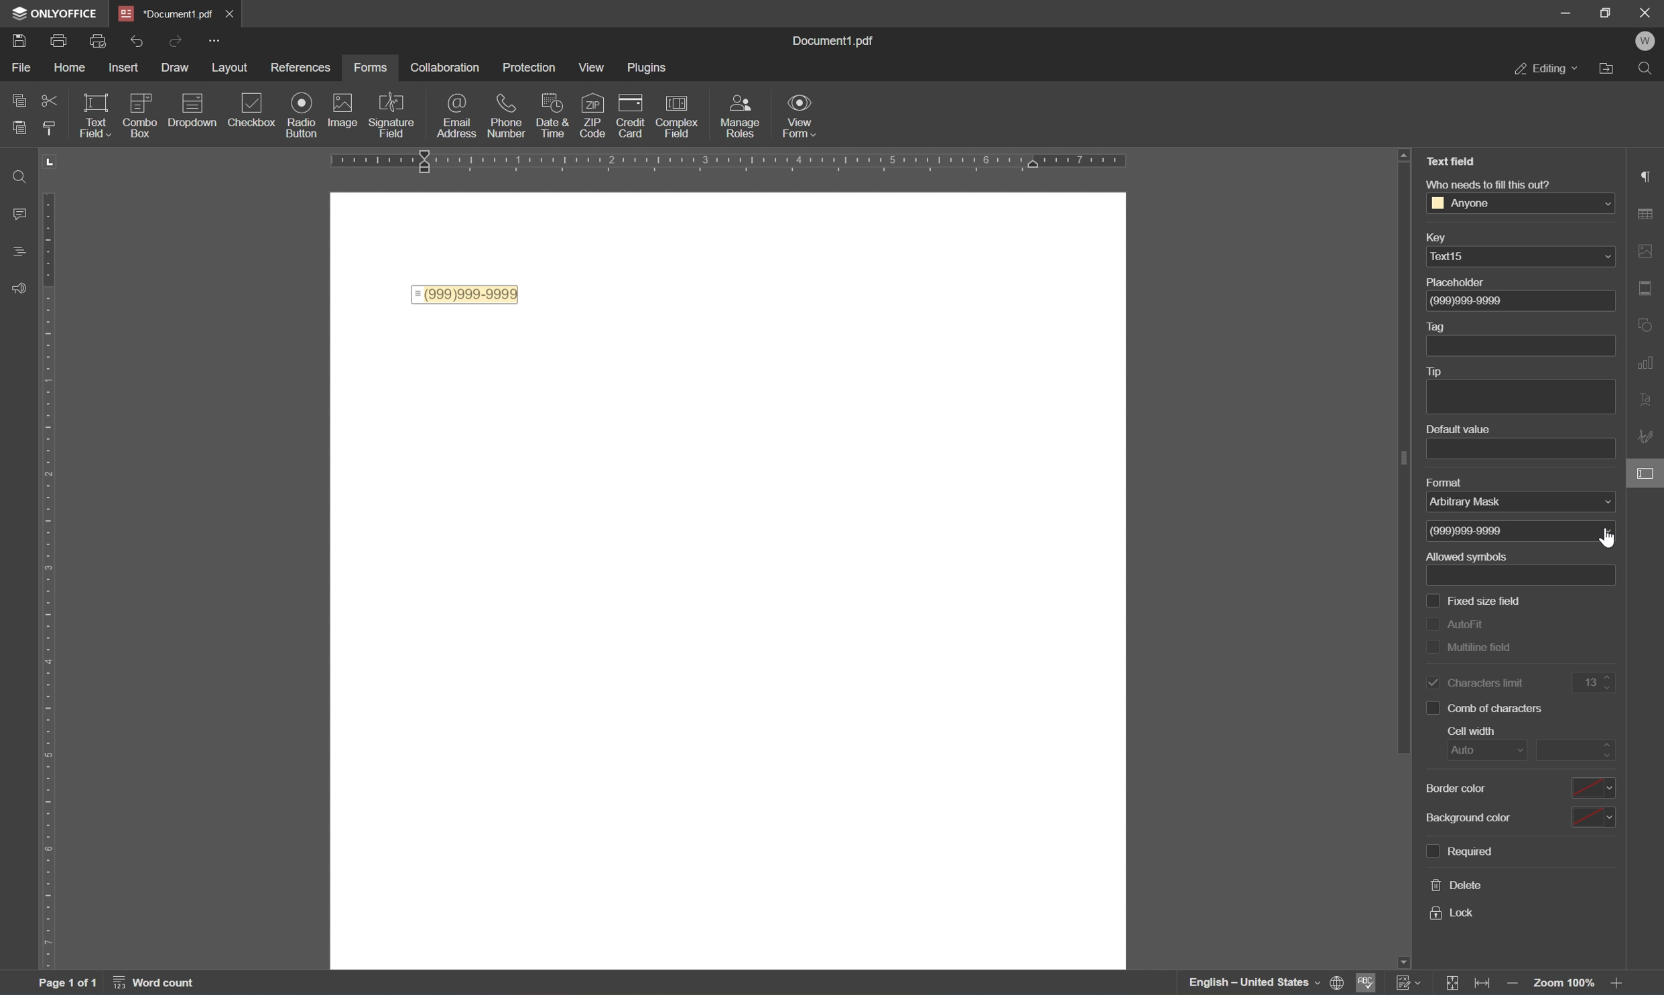 This screenshot has height=995, width=1664. Describe the element at coordinates (1527, 815) in the screenshot. I see `background color` at that location.